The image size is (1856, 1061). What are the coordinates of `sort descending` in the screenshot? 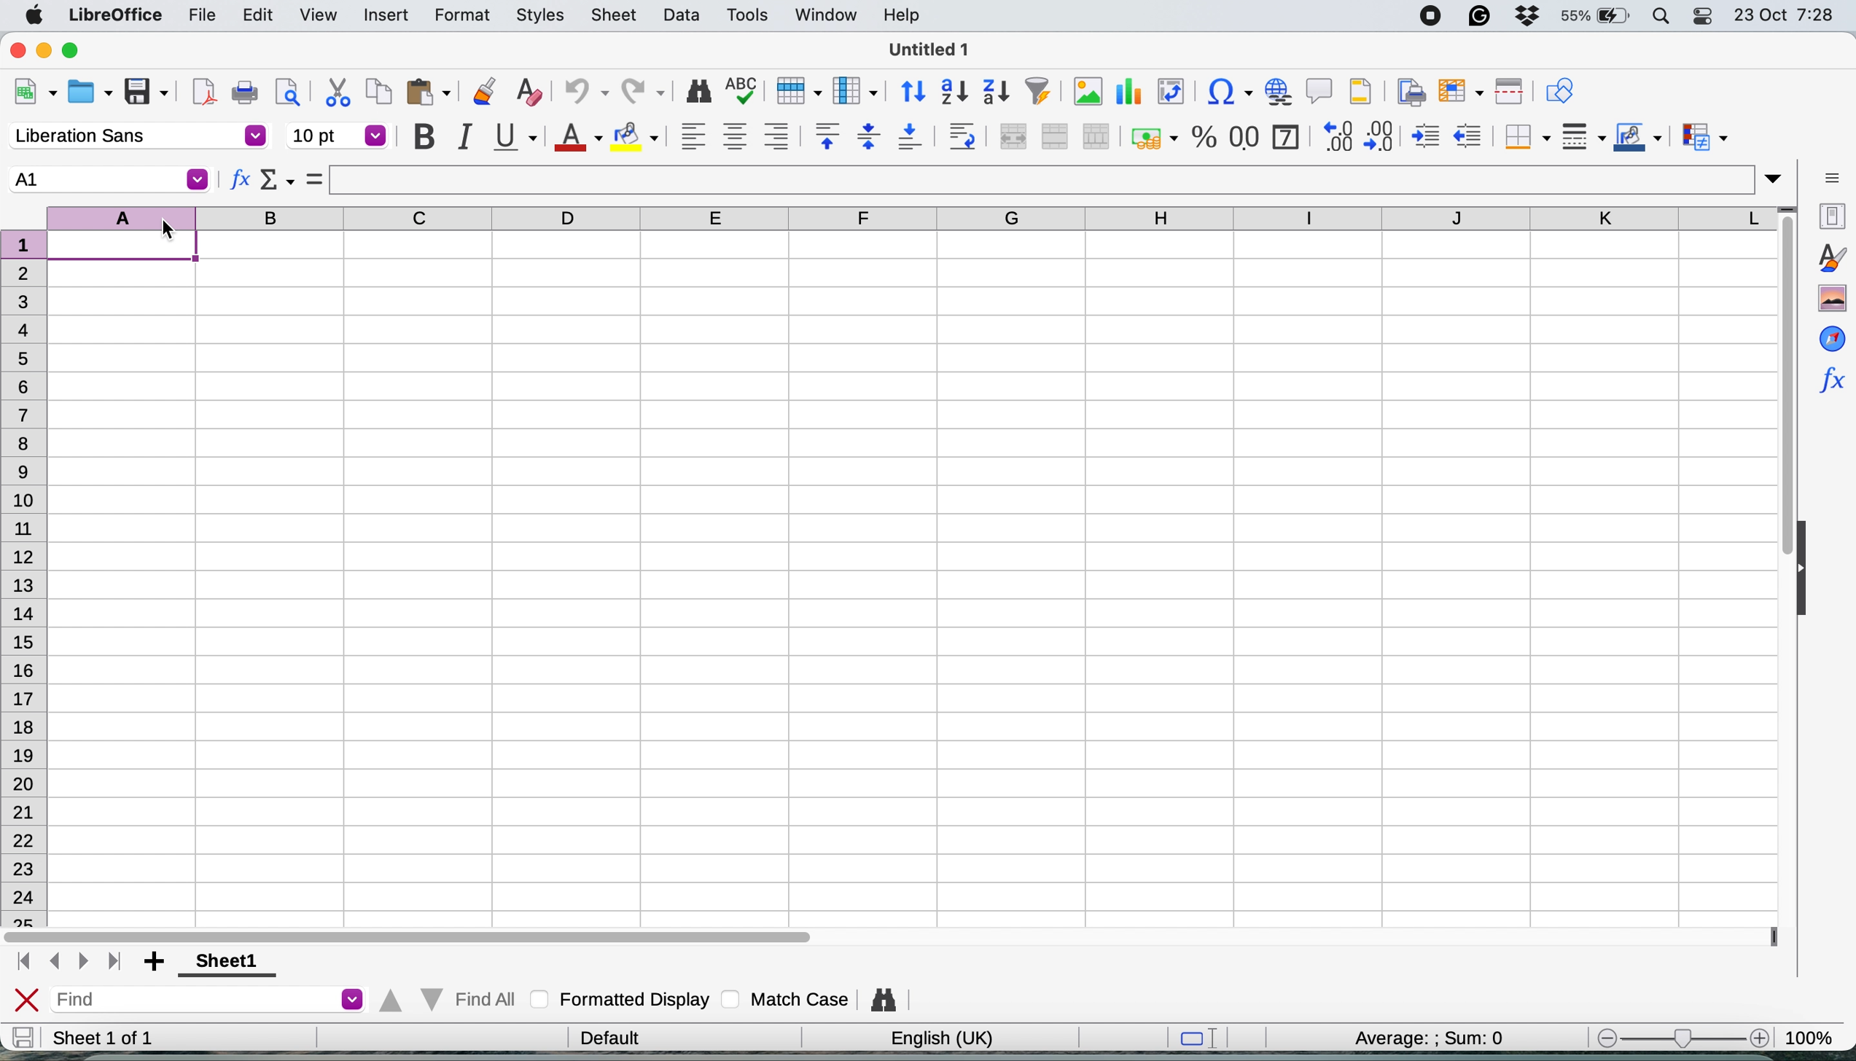 It's located at (997, 91).